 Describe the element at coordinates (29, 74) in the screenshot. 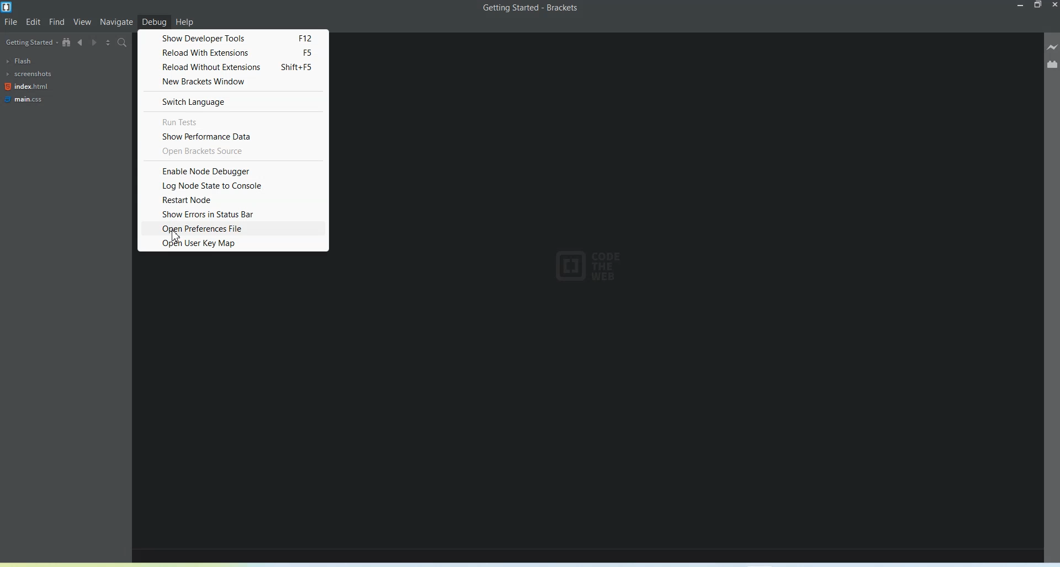

I see `screenshots` at that location.